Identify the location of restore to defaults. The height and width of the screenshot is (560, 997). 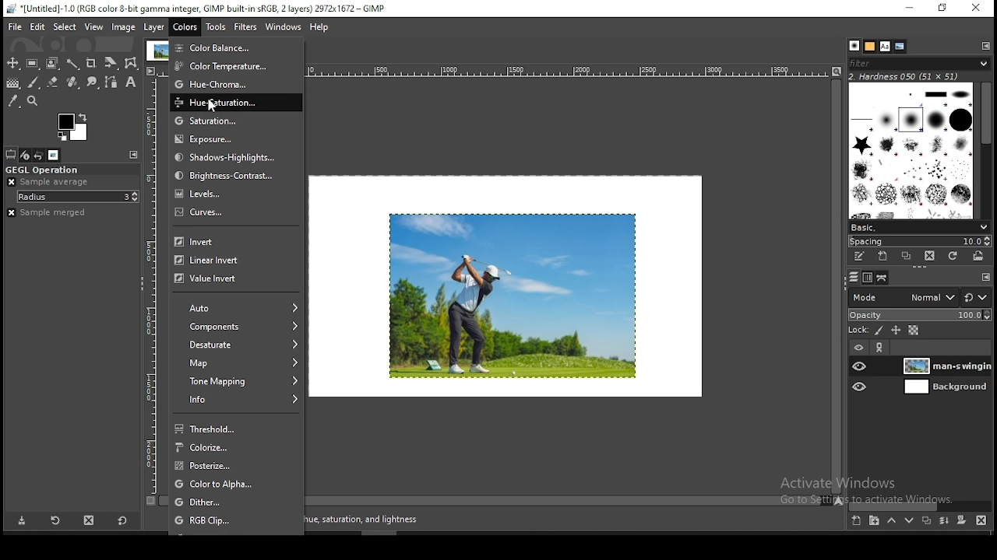
(122, 520).